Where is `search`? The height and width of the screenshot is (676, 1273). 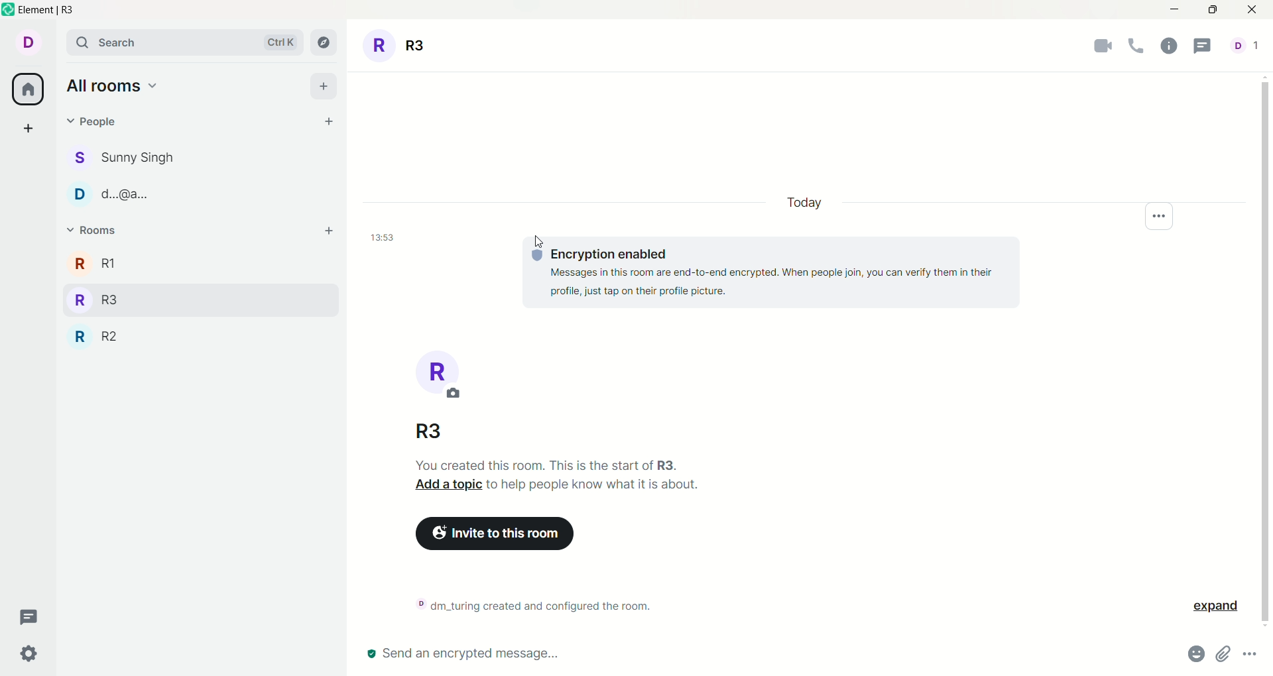
search is located at coordinates (182, 42).